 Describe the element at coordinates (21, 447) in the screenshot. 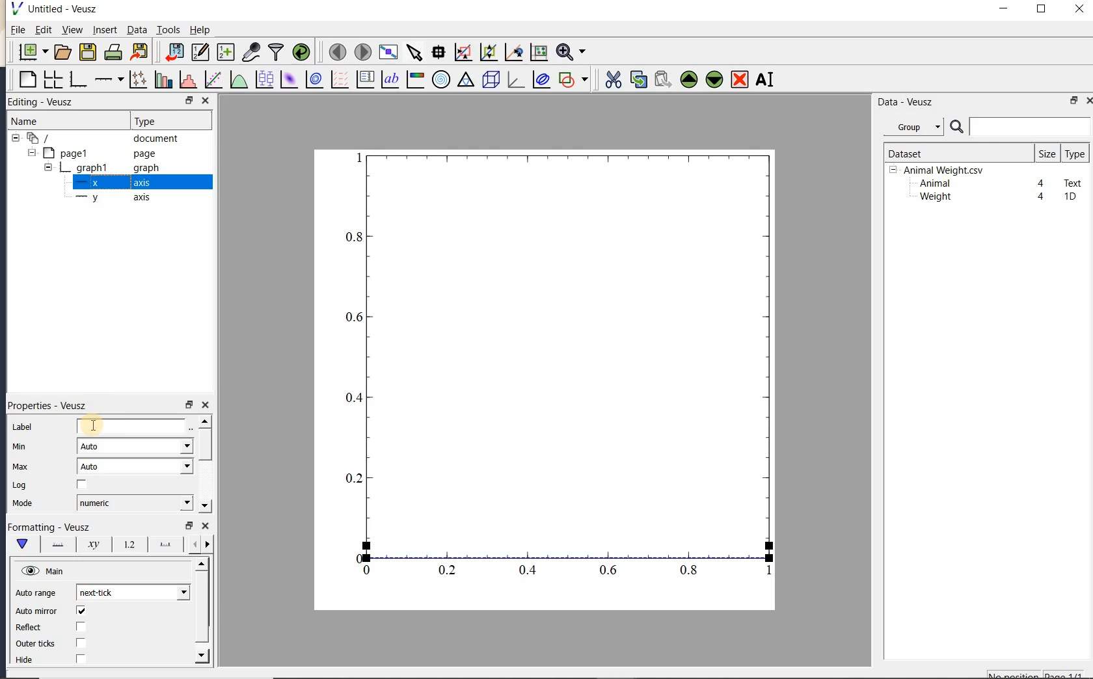

I see `Min` at that location.